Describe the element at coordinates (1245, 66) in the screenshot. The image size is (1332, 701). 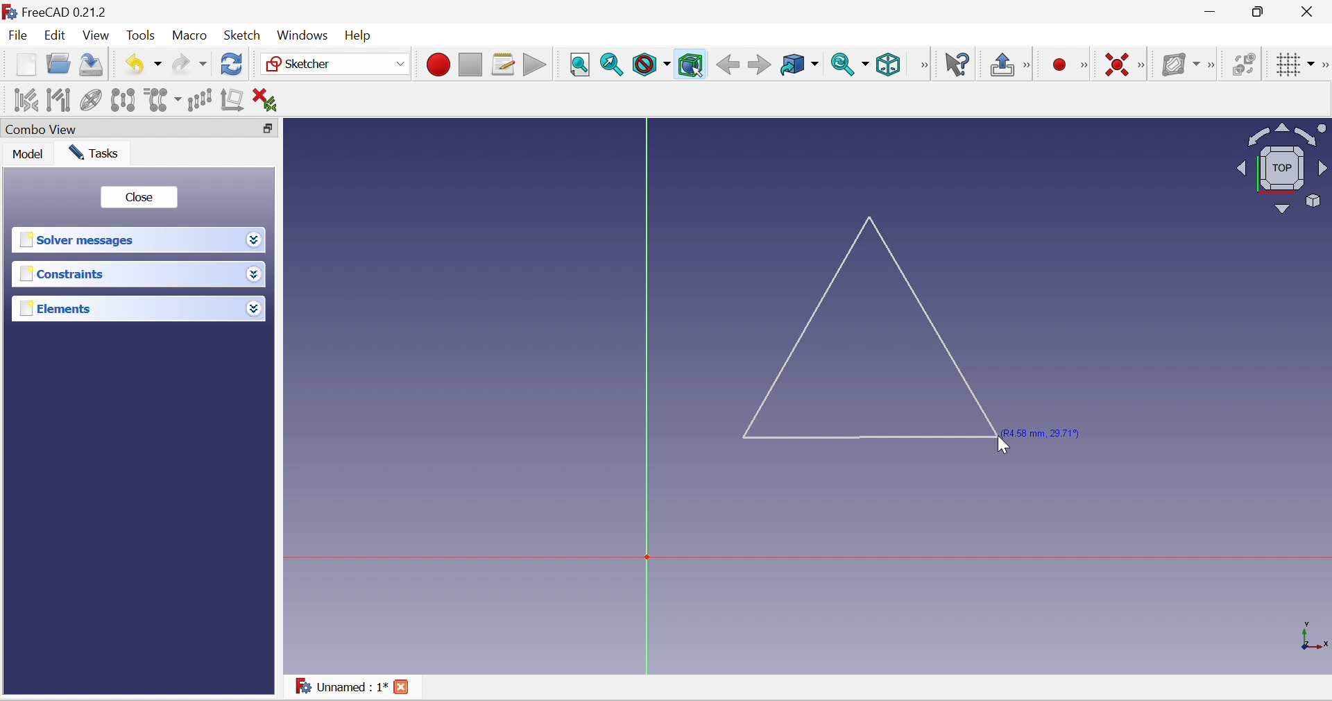
I see `Switch virtual space` at that location.